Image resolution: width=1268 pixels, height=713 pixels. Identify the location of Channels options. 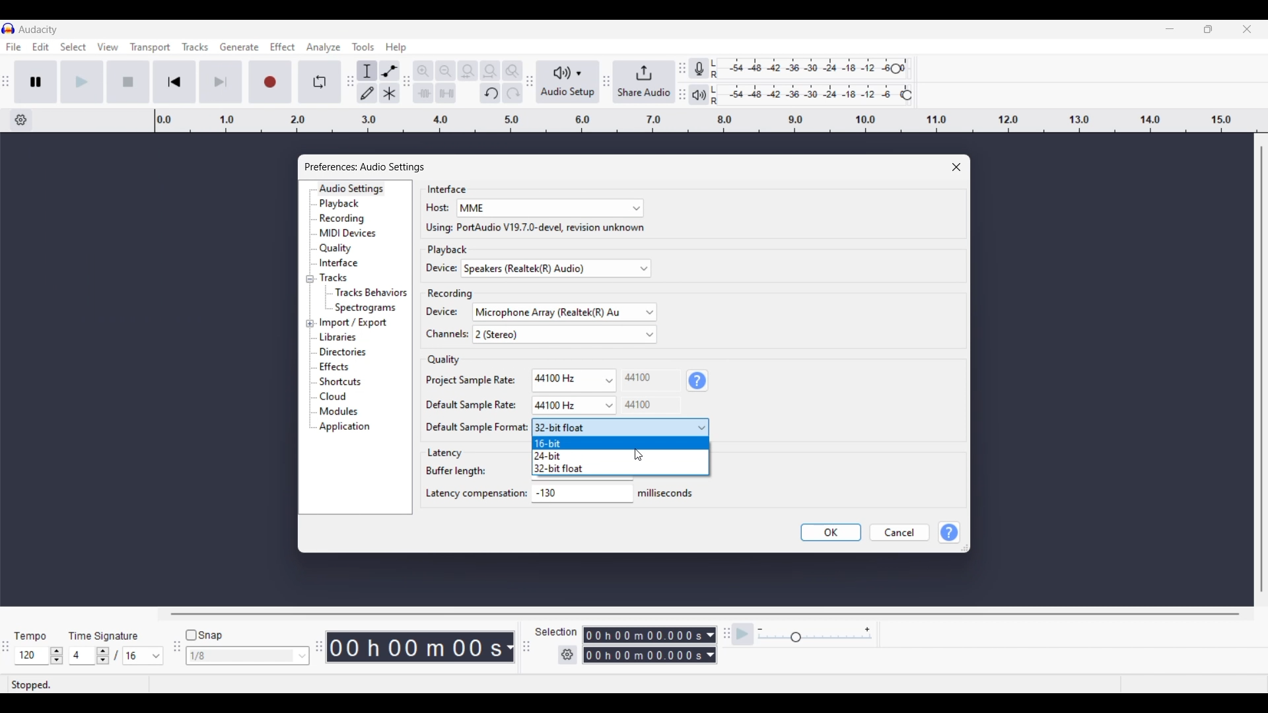
(565, 334).